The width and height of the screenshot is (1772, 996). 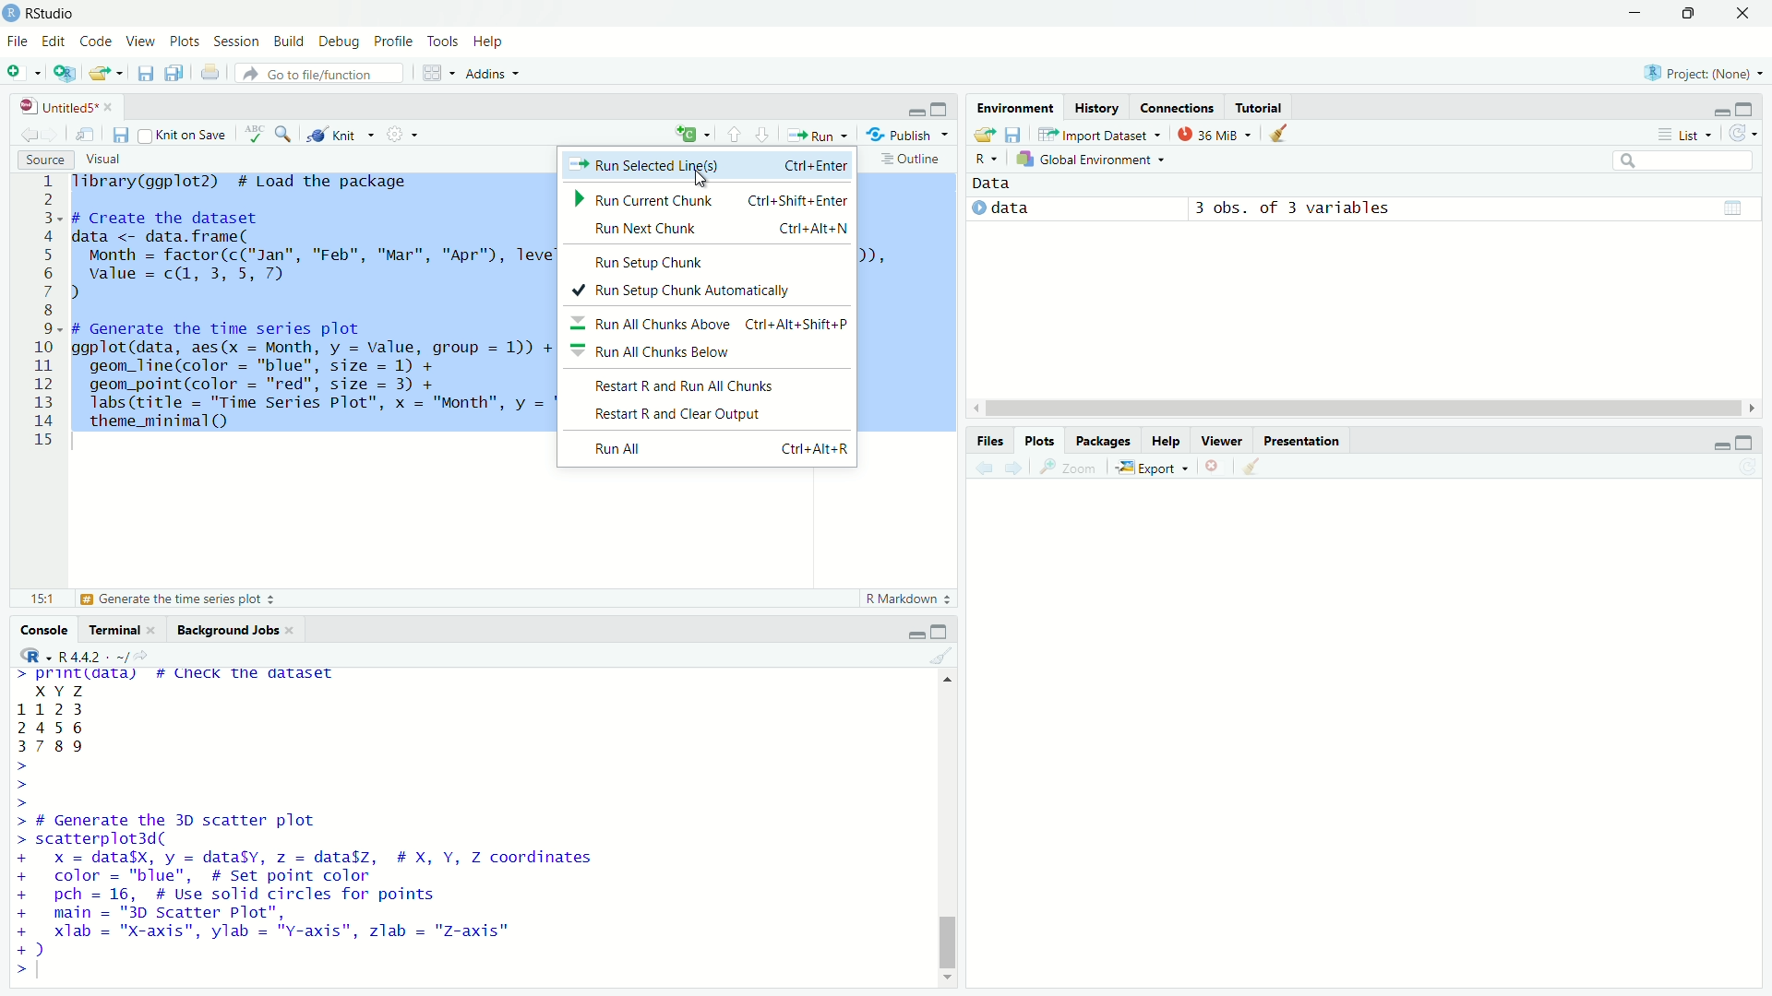 I want to click on settings, so click(x=406, y=138).